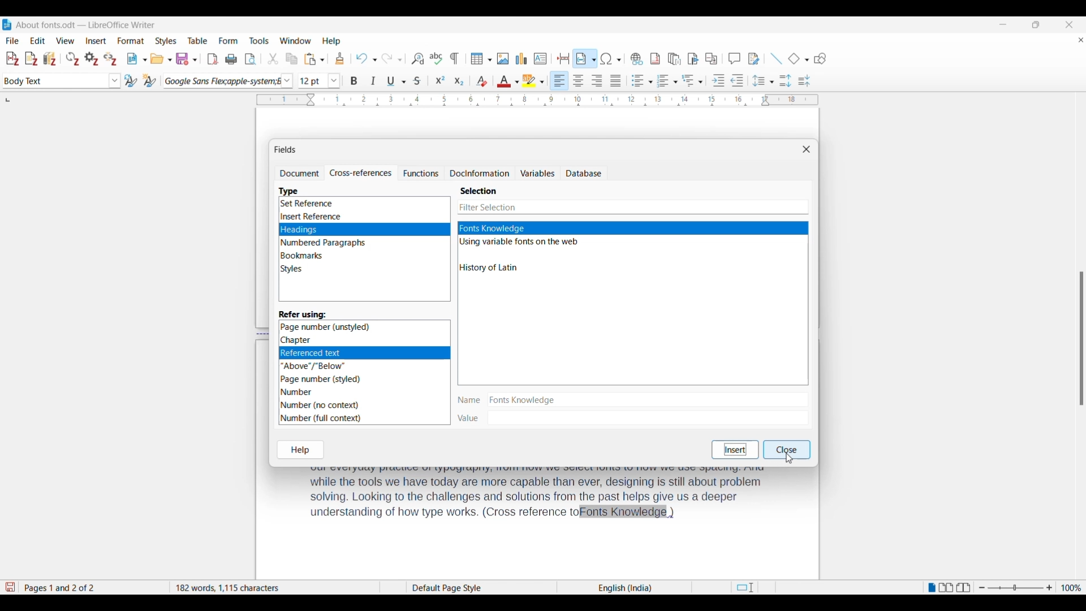  I want to click on Numbered Paragraphs, so click(324, 243).